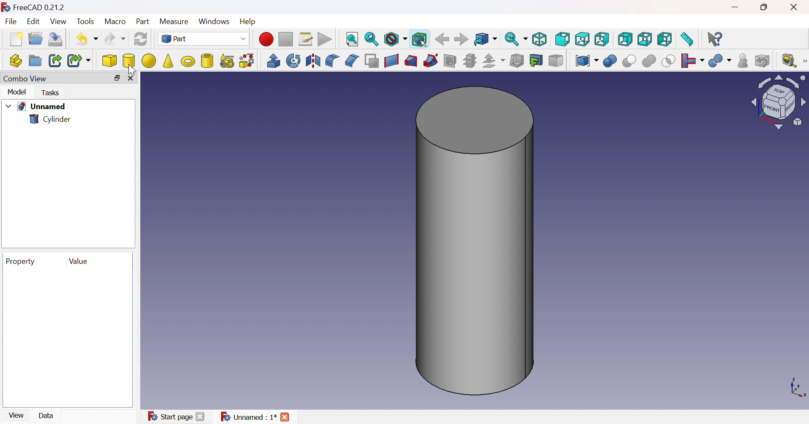 The width and height of the screenshot is (809, 424). Describe the element at coordinates (469, 62) in the screenshot. I see `Cross-sections` at that location.